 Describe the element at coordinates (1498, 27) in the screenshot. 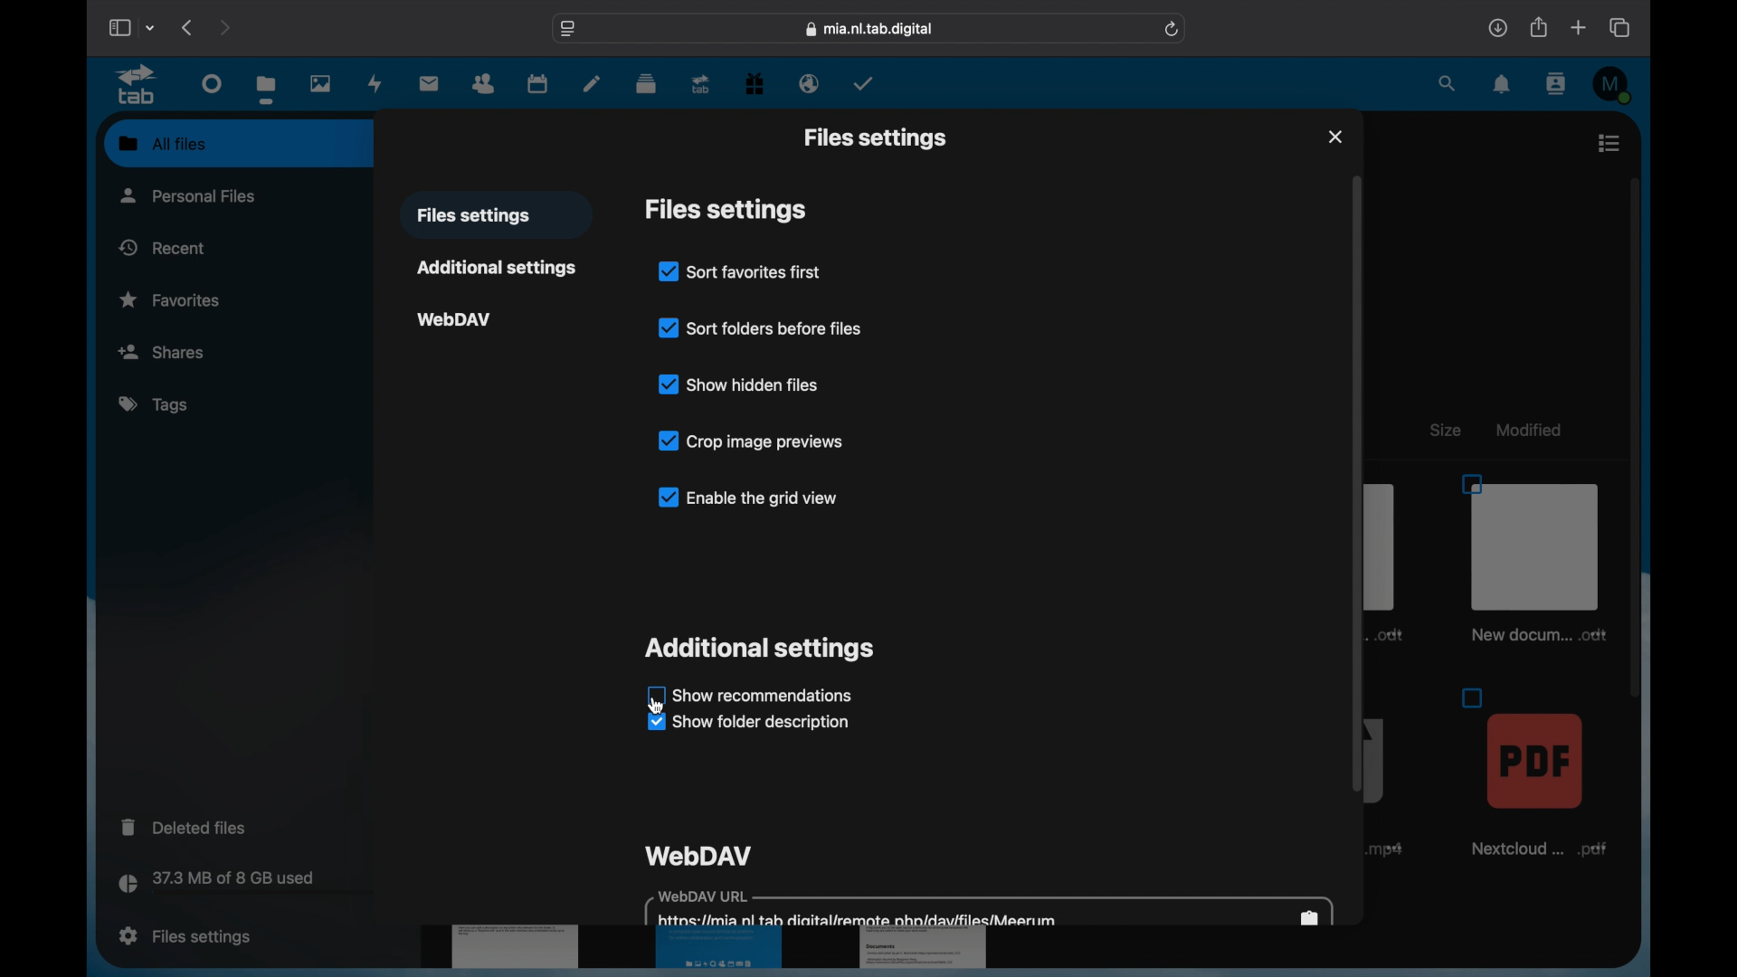

I see `downloads` at that location.